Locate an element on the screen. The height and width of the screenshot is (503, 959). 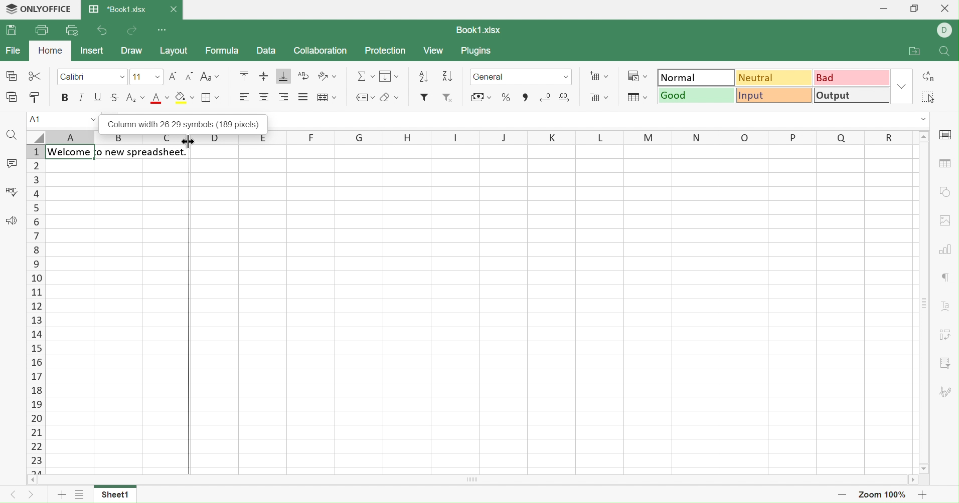
Formula is located at coordinates (222, 52).